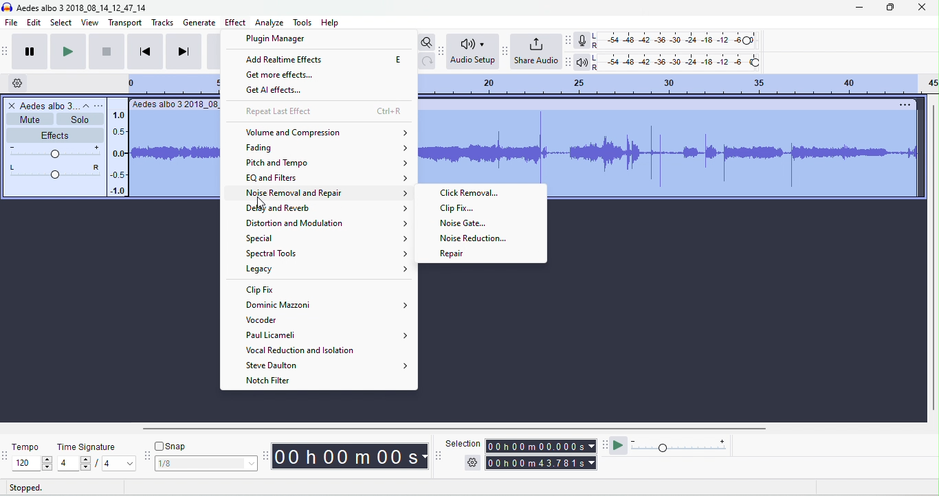 This screenshot has width=939, height=496. What do you see at coordinates (54, 135) in the screenshot?
I see `effects` at bounding box center [54, 135].